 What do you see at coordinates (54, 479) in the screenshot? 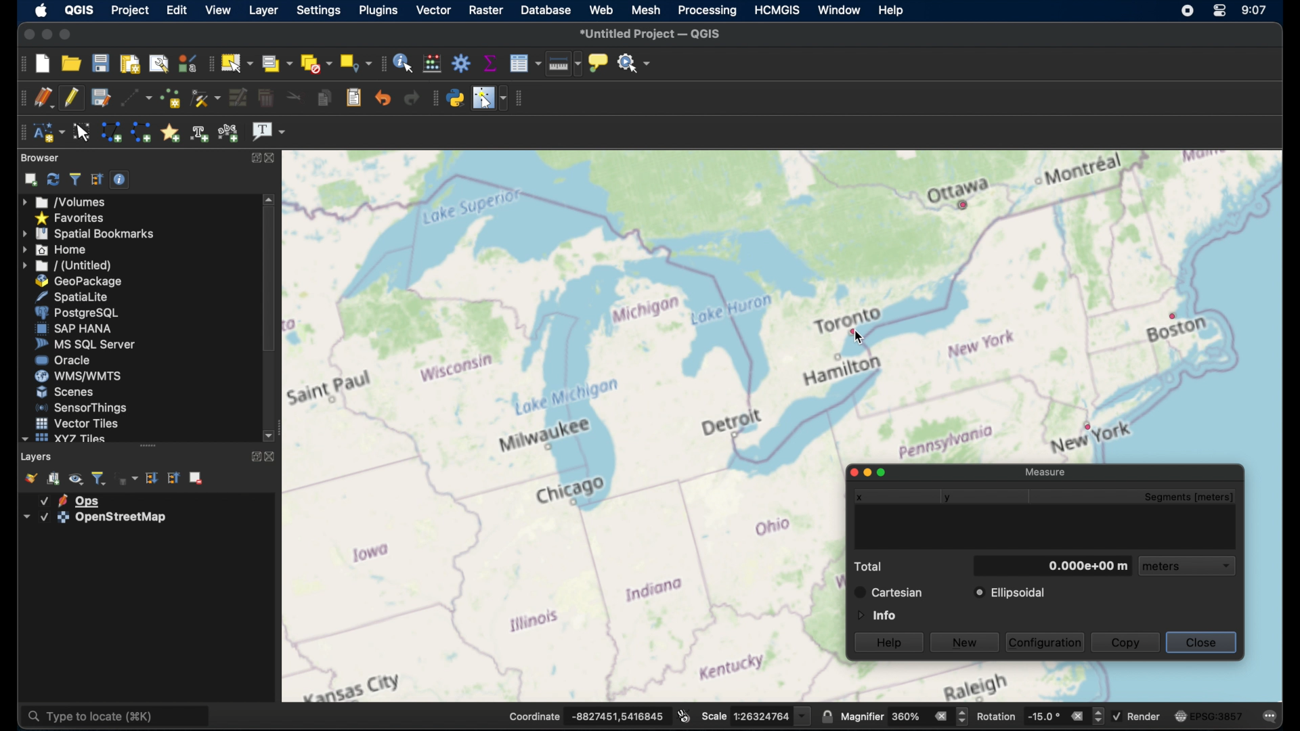
I see `add group` at bounding box center [54, 479].